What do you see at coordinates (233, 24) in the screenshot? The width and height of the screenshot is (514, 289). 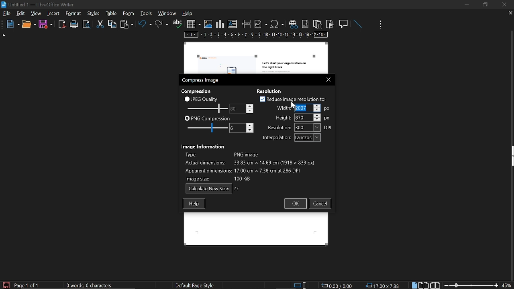 I see `insert text` at bounding box center [233, 24].